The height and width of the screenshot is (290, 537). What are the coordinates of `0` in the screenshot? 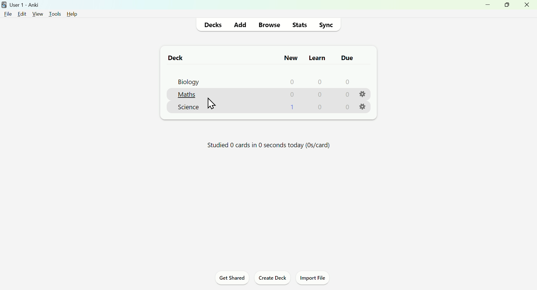 It's located at (321, 95).